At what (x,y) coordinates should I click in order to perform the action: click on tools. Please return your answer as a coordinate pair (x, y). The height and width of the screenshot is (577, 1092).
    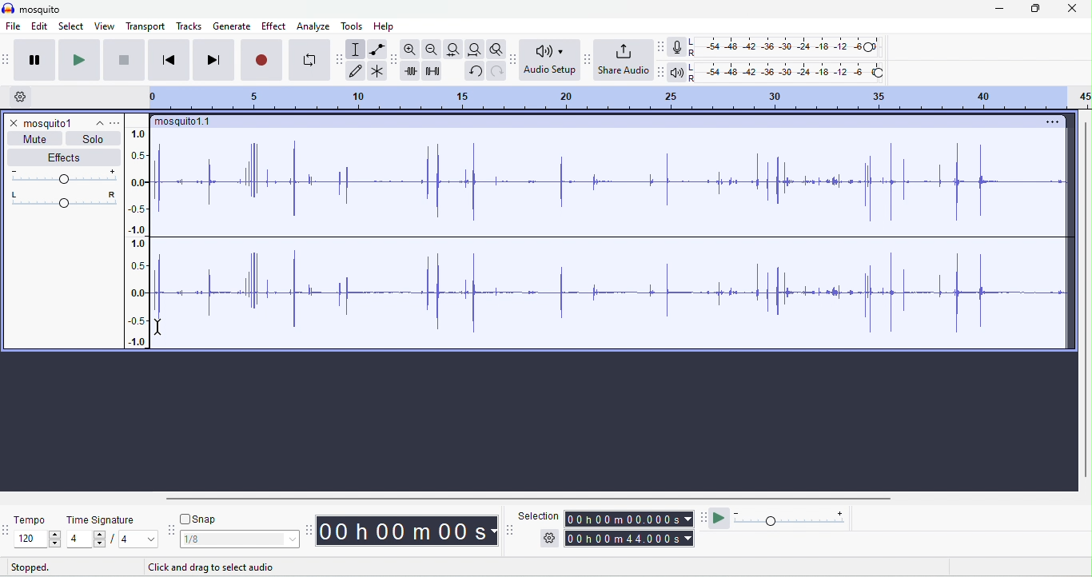
    Looking at the image, I should click on (353, 26).